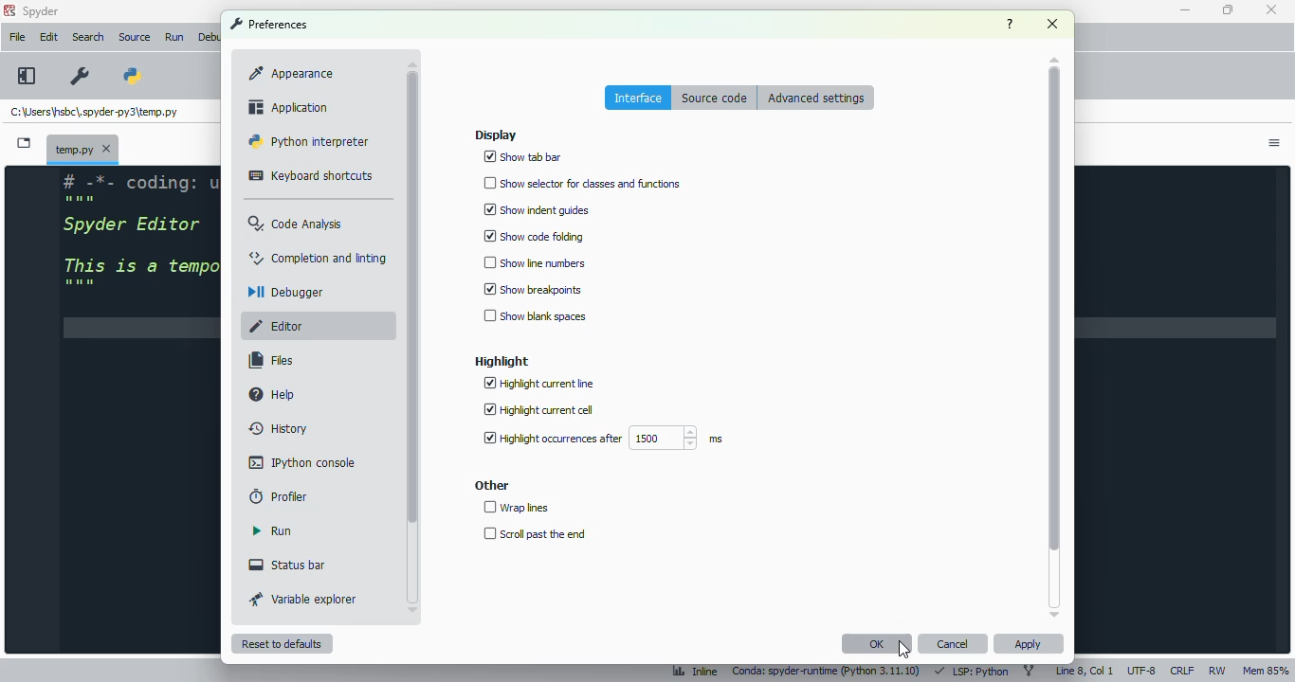 This screenshot has height=682, width=1295. I want to click on status bar, so click(289, 565).